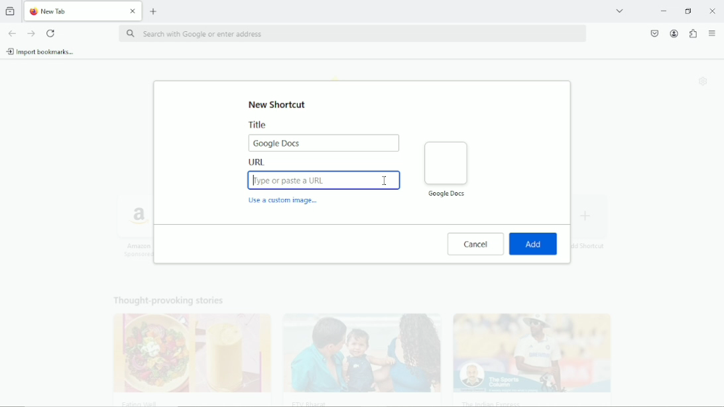  I want to click on open application menu, so click(712, 34).